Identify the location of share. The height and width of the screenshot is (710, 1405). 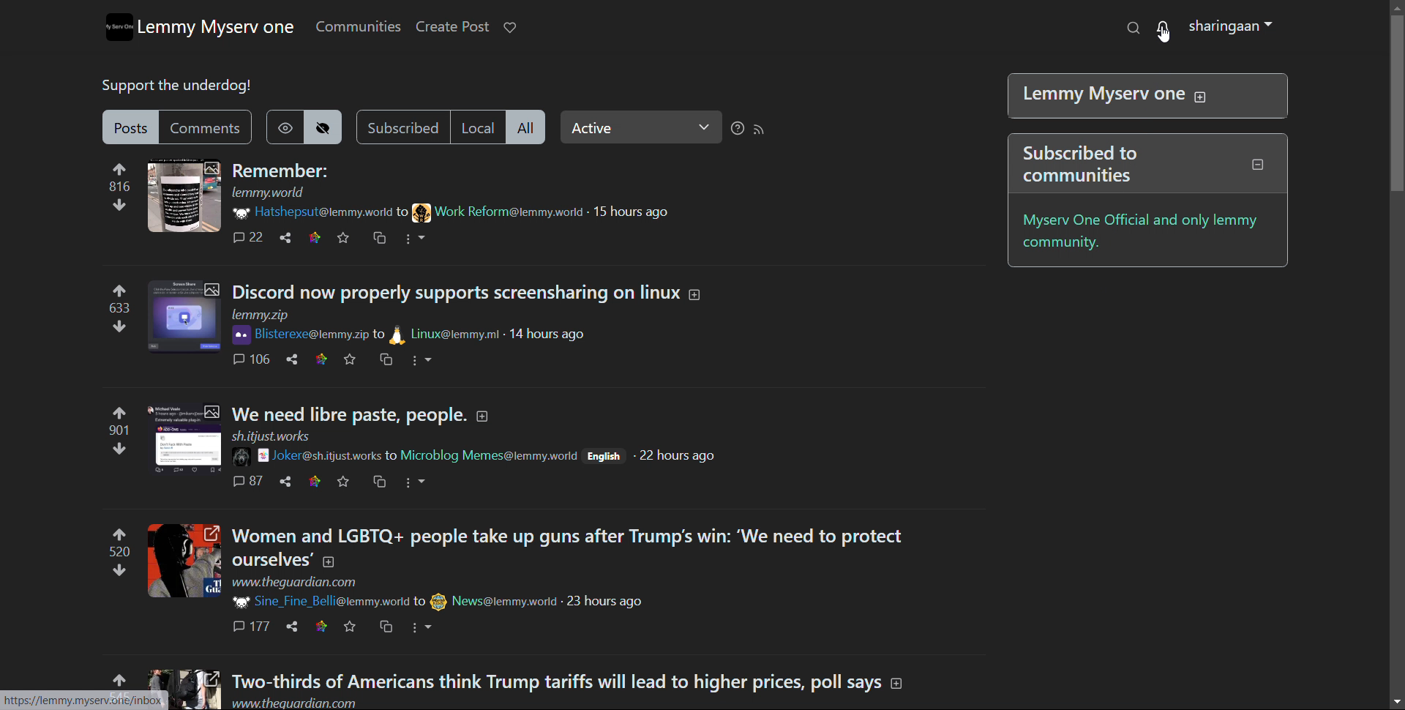
(291, 359).